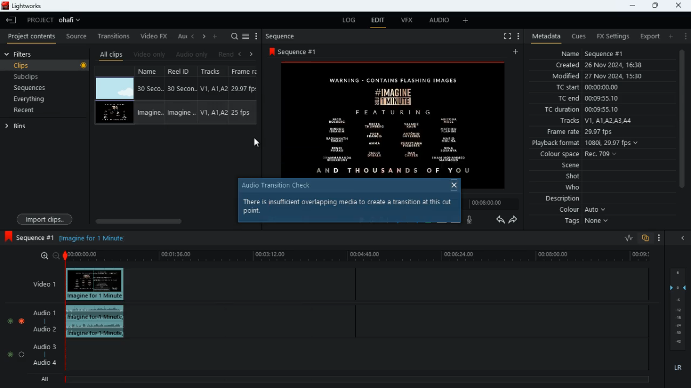  What do you see at coordinates (31, 88) in the screenshot?
I see `sequences` at bounding box center [31, 88].